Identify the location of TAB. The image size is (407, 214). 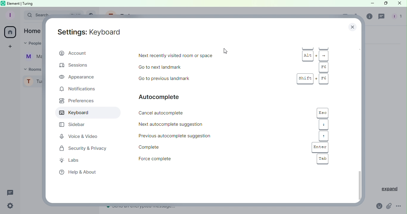
(323, 159).